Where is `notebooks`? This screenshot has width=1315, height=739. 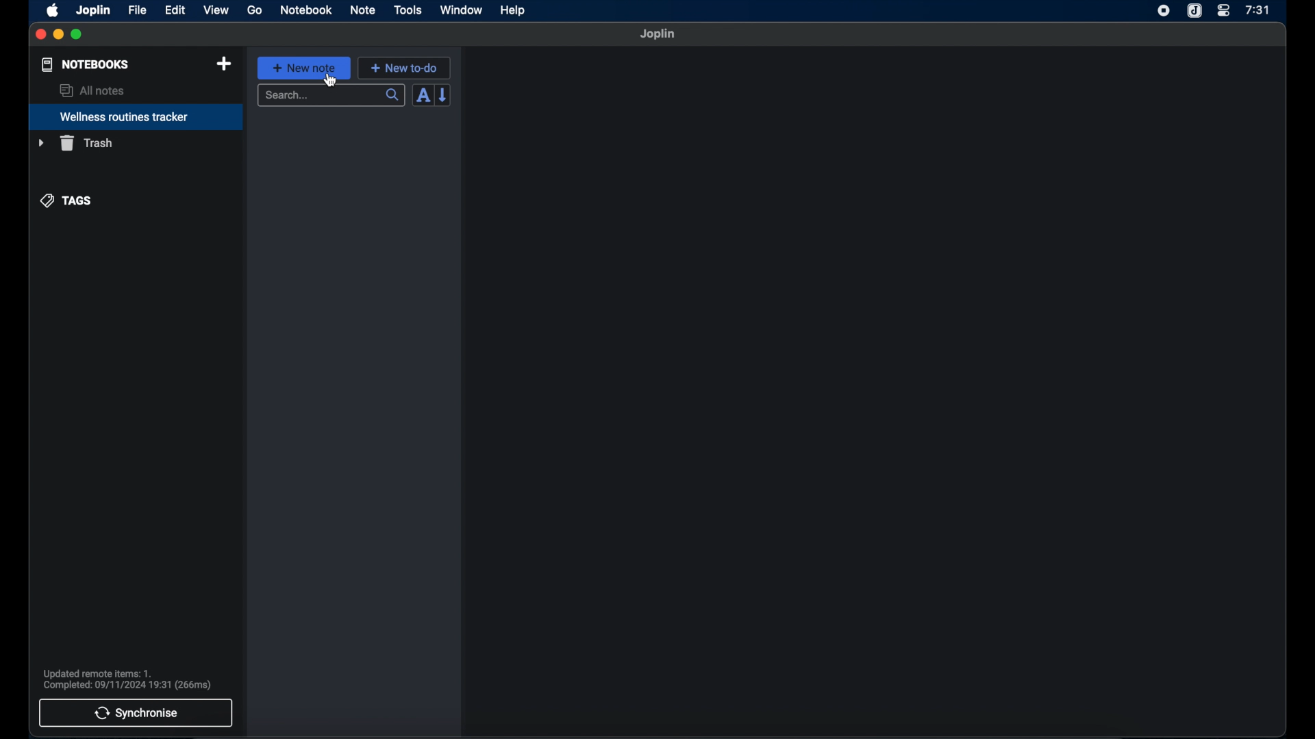 notebooks is located at coordinates (86, 64).